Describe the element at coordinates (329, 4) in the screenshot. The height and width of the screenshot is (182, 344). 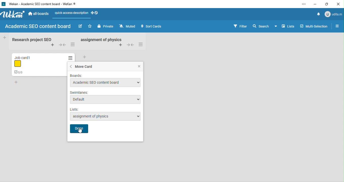
I see `maximize` at that location.